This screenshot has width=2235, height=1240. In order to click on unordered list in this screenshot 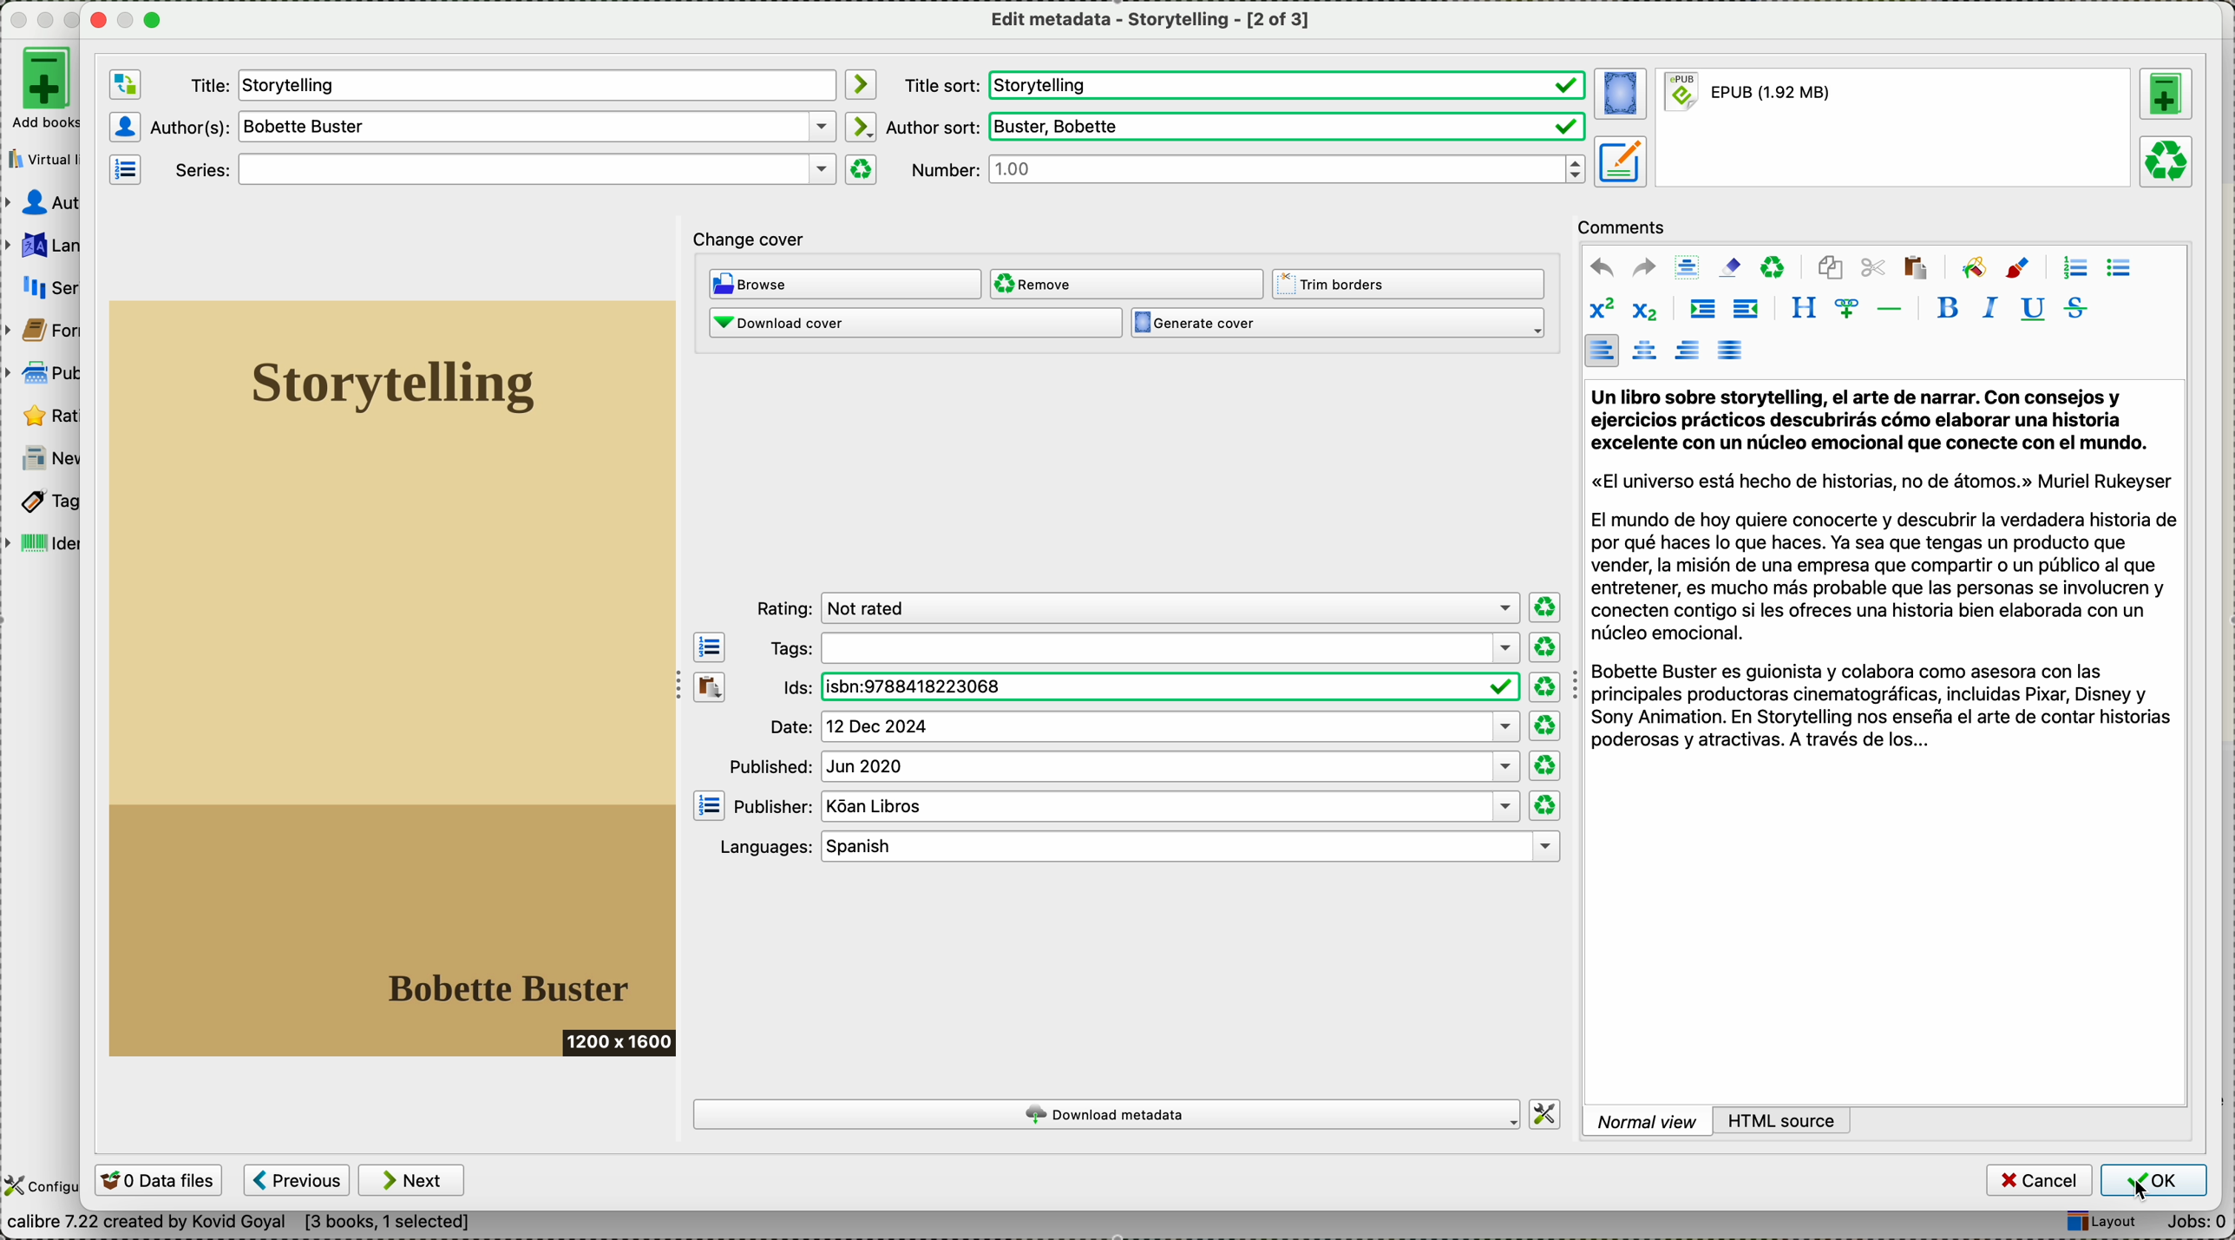, I will do `click(2119, 268)`.